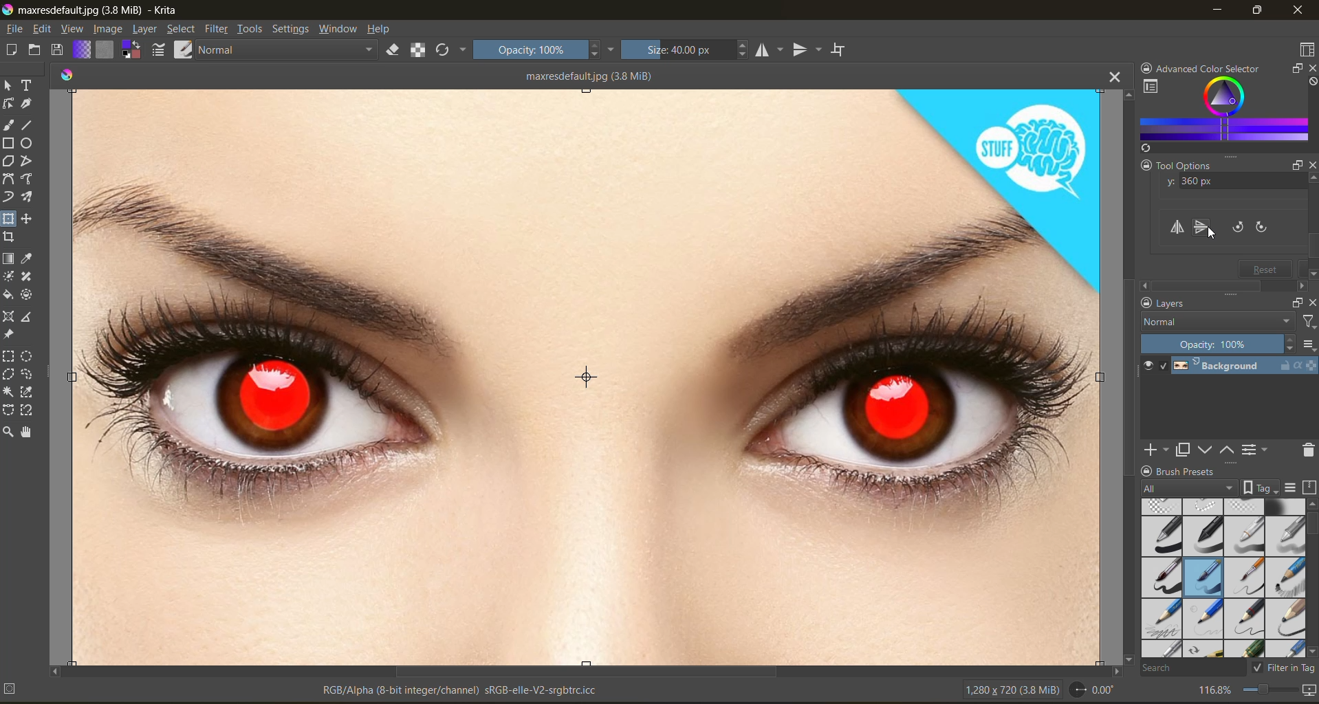 The width and height of the screenshot is (1319, 704). I want to click on maximize, so click(1263, 12).